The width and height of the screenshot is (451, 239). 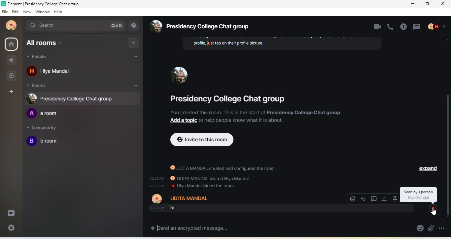 What do you see at coordinates (256, 112) in the screenshot?
I see `you created this room` at bounding box center [256, 112].